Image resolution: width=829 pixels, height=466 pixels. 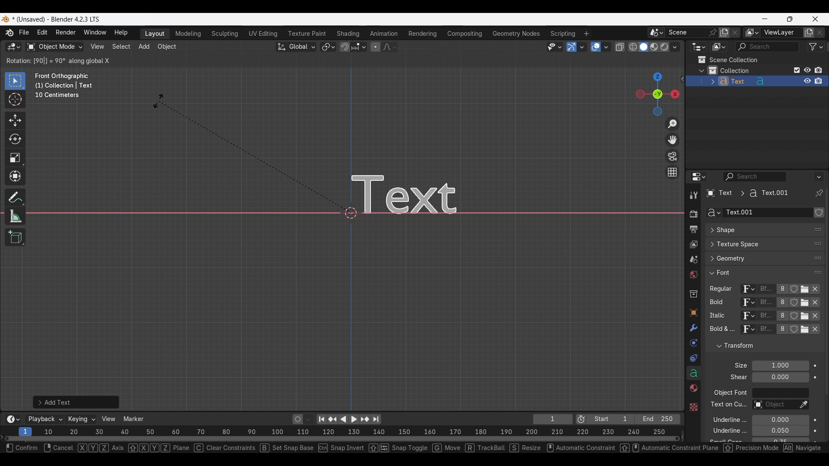 What do you see at coordinates (15, 139) in the screenshot?
I see `Rotate` at bounding box center [15, 139].